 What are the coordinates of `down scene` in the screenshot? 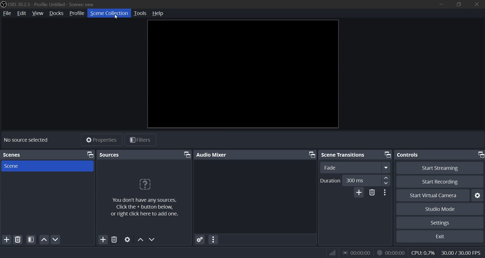 It's located at (56, 239).